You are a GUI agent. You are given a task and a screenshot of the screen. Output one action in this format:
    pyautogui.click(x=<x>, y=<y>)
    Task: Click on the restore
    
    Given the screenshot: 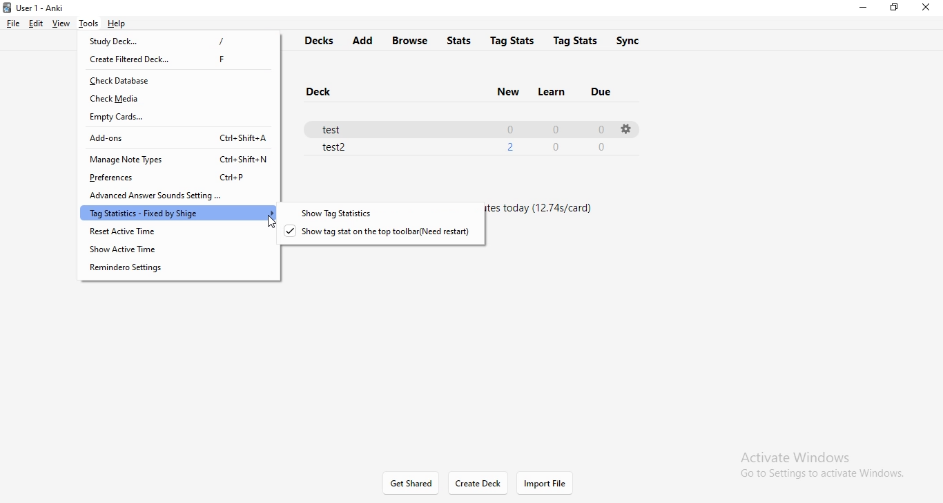 What is the action you would take?
    pyautogui.click(x=895, y=9)
    